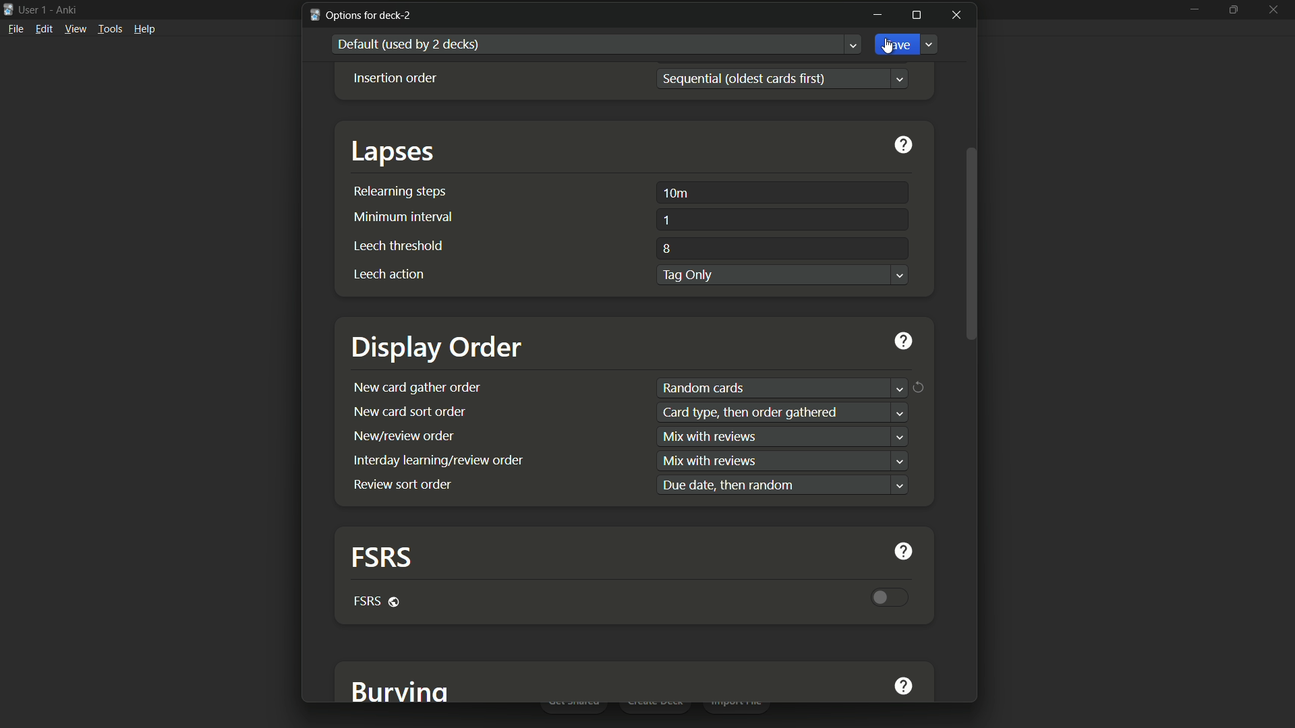  What do you see at coordinates (434, 352) in the screenshot?
I see `display order` at bounding box center [434, 352].